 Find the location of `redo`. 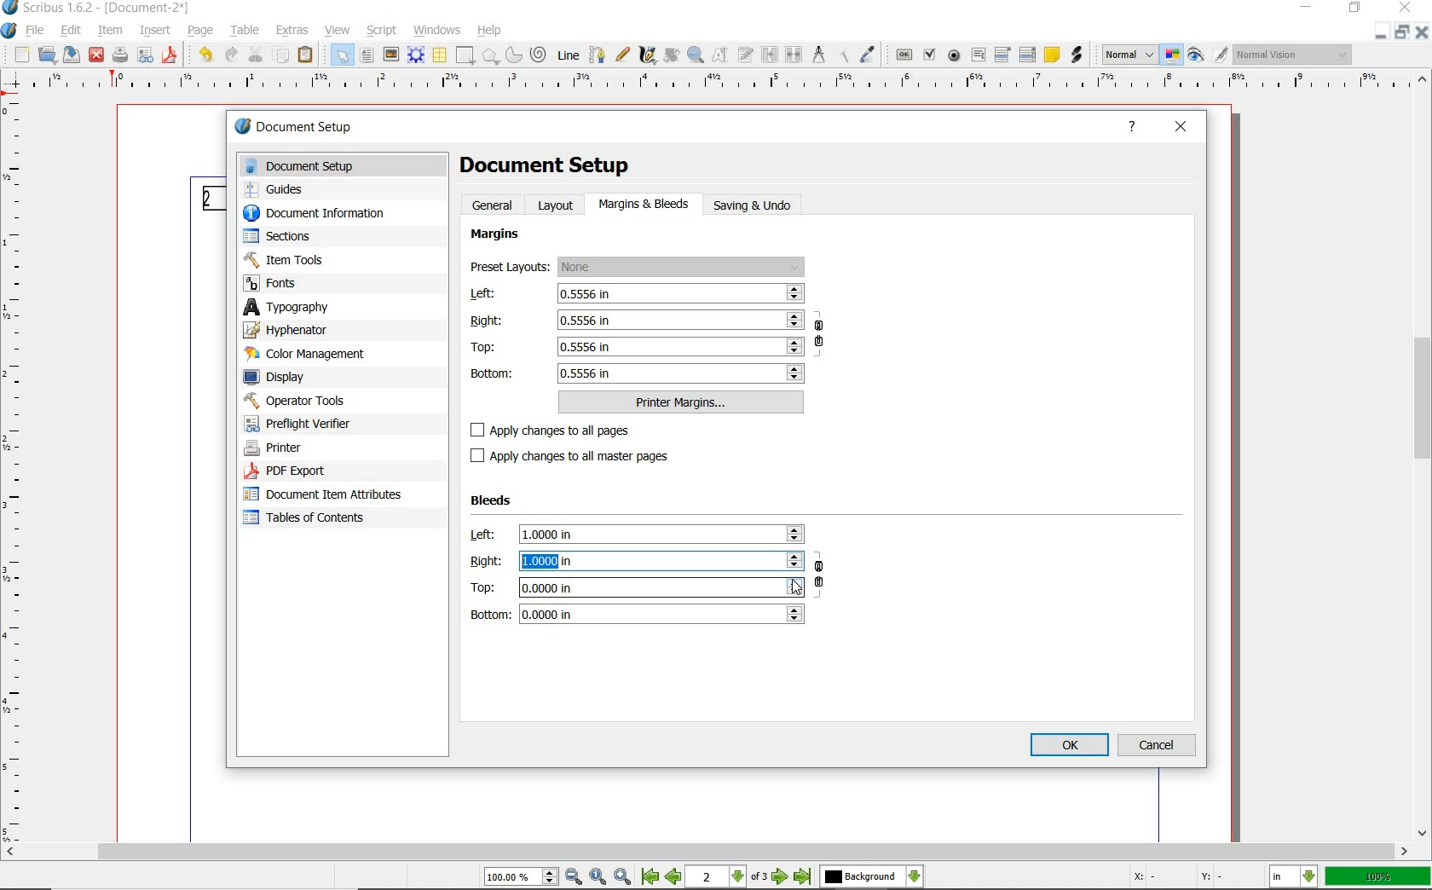

redo is located at coordinates (229, 55).